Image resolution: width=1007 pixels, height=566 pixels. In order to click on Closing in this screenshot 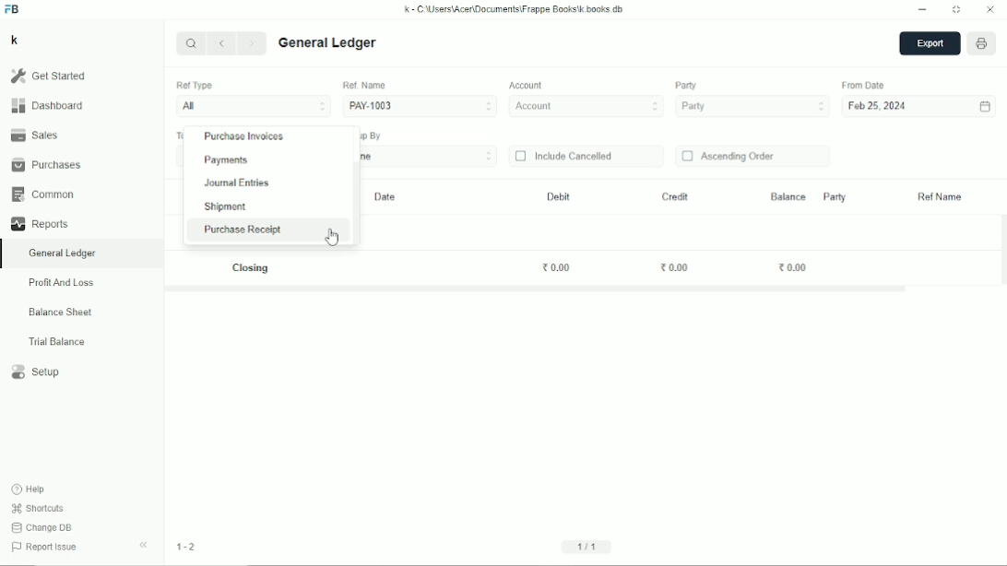, I will do `click(253, 268)`.